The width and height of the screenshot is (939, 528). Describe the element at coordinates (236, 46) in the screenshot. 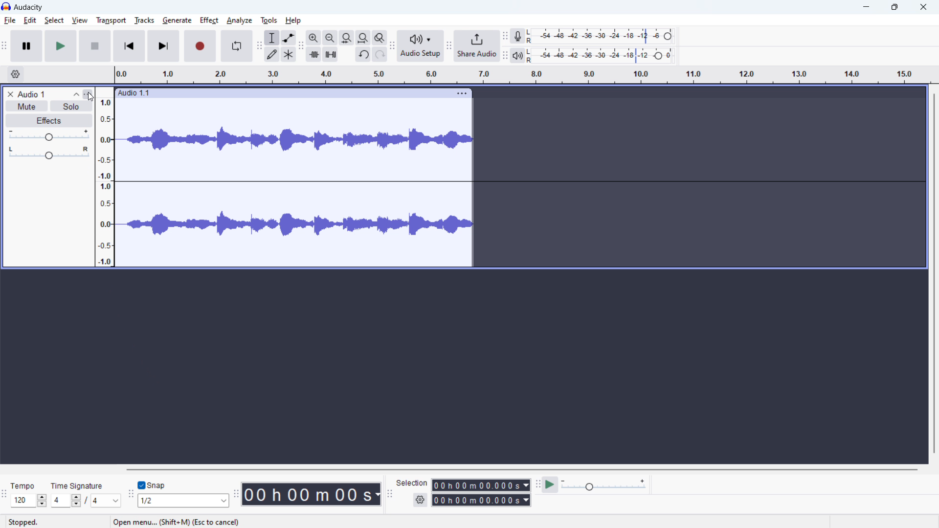

I see `enable loop` at that location.